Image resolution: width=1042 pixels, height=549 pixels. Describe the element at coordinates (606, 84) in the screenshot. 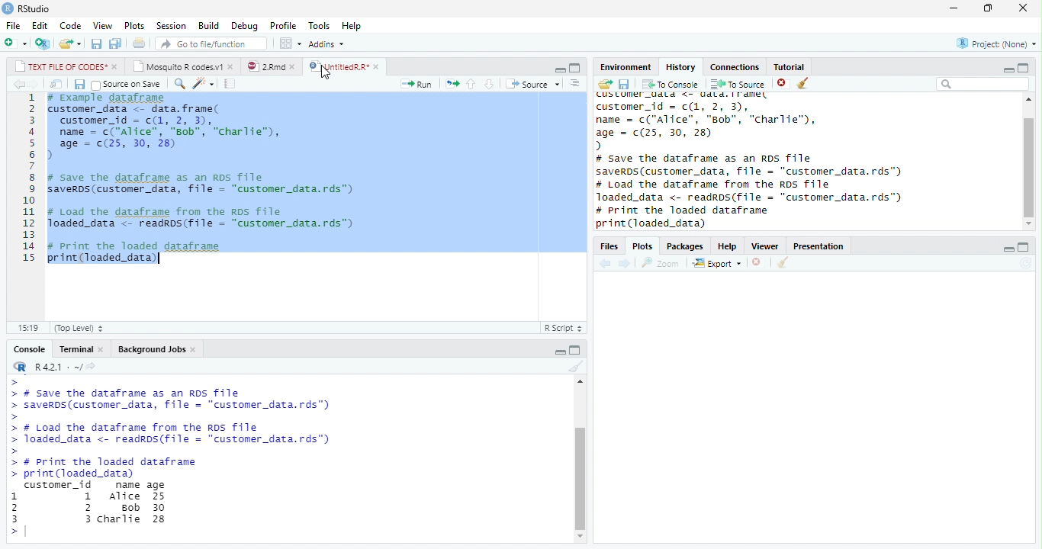

I see `open folder` at that location.